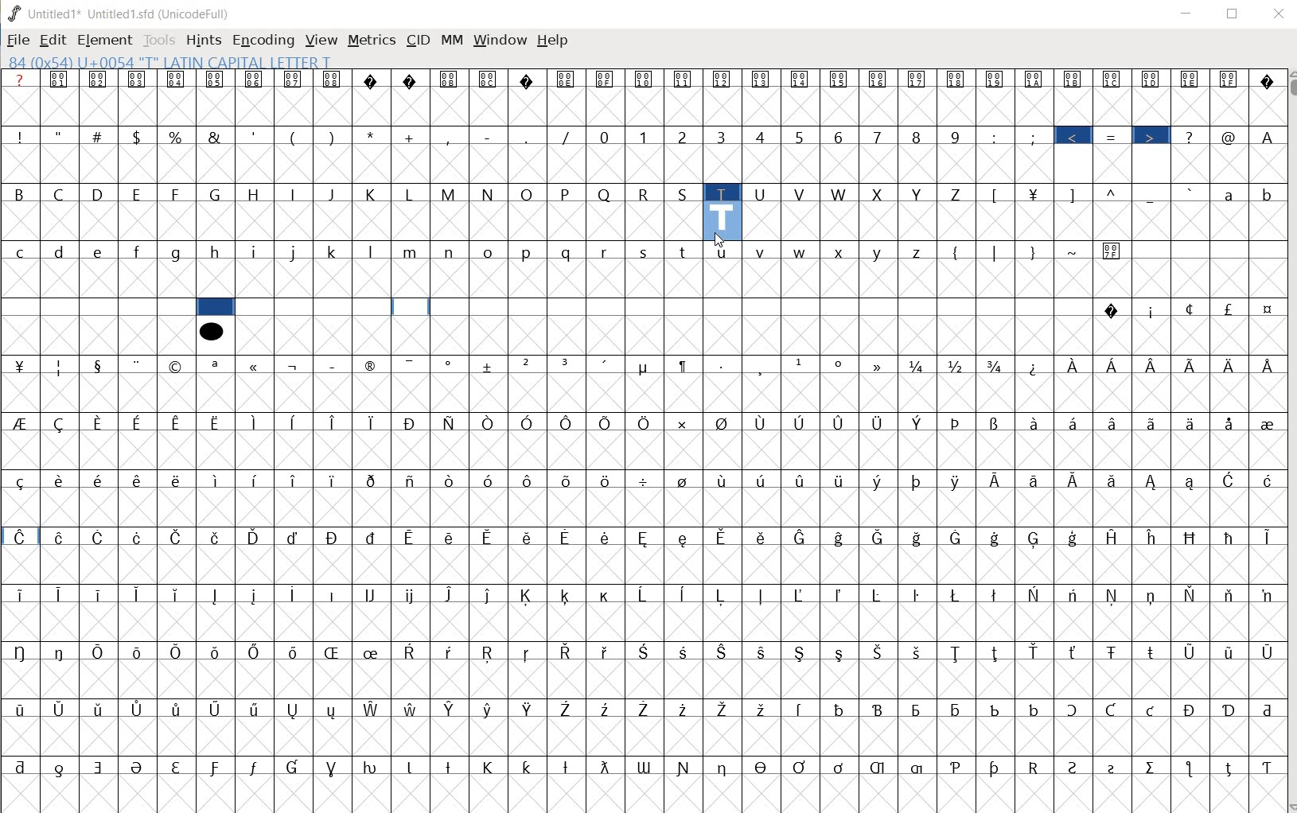  Describe the element at coordinates (685, 364) in the screenshot. I see `Symbol` at that location.